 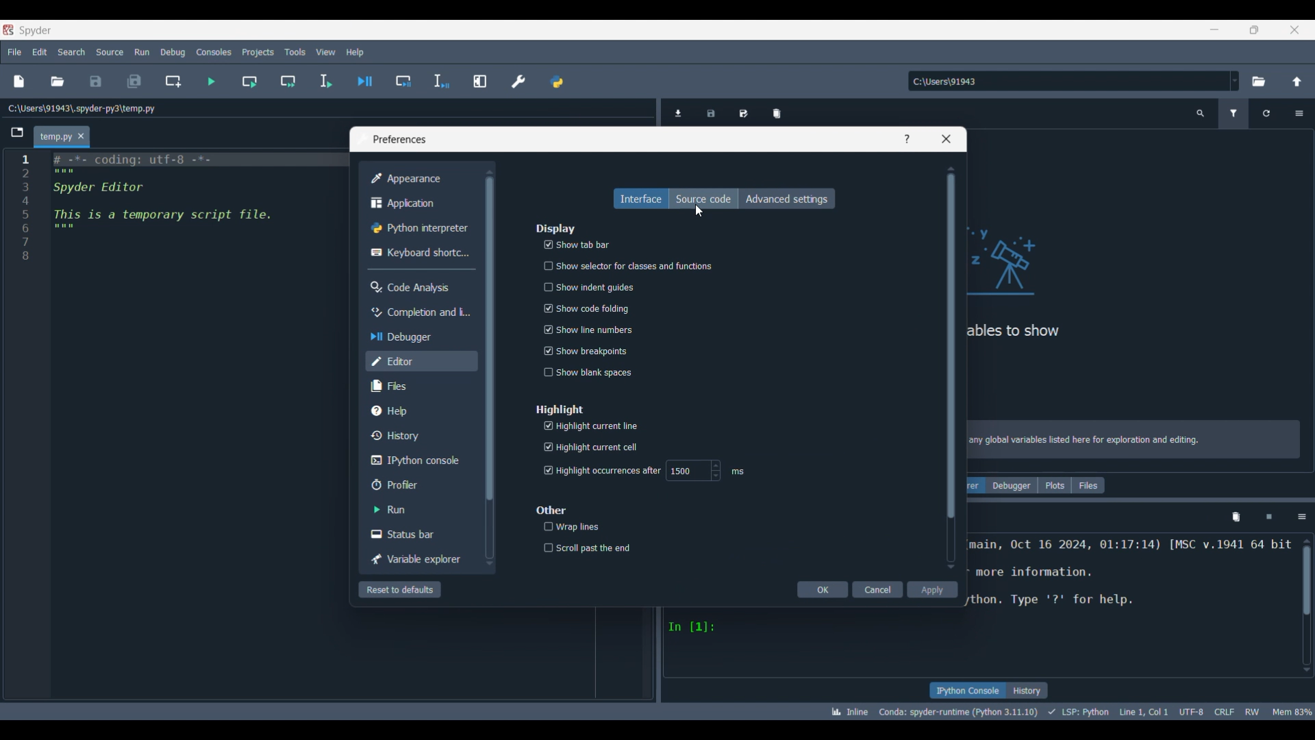 I want to click on Save data as, so click(x=744, y=112).